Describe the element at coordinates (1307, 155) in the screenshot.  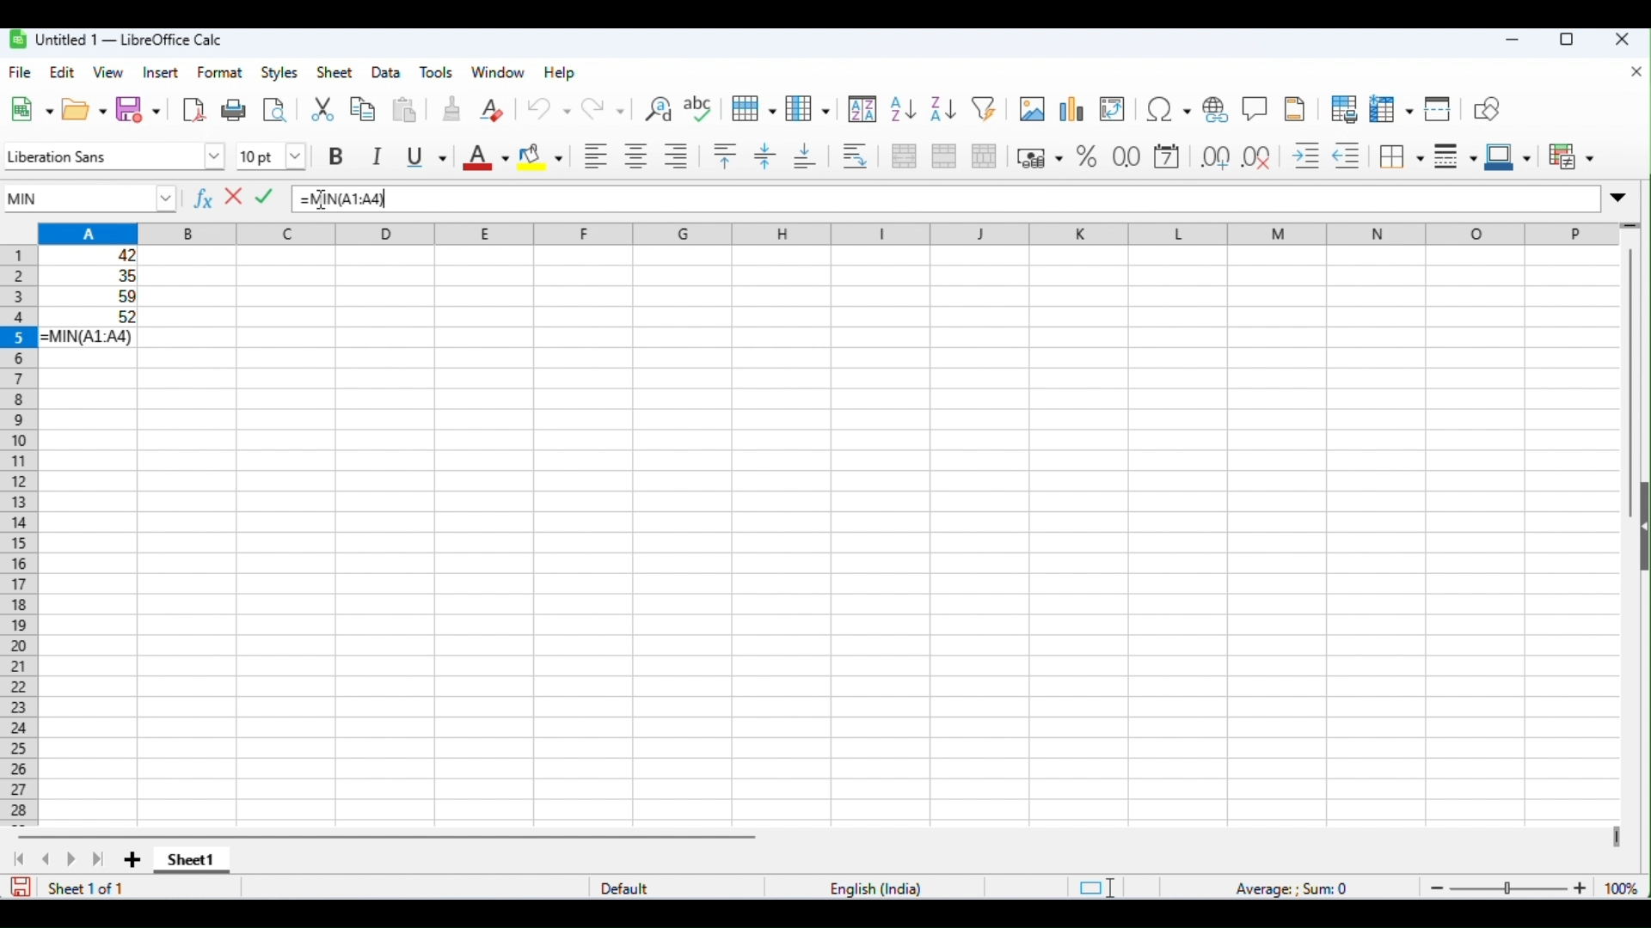
I see `increase indent` at that location.